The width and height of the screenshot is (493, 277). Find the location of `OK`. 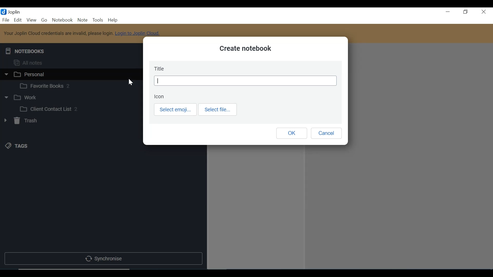

OK is located at coordinates (292, 133).